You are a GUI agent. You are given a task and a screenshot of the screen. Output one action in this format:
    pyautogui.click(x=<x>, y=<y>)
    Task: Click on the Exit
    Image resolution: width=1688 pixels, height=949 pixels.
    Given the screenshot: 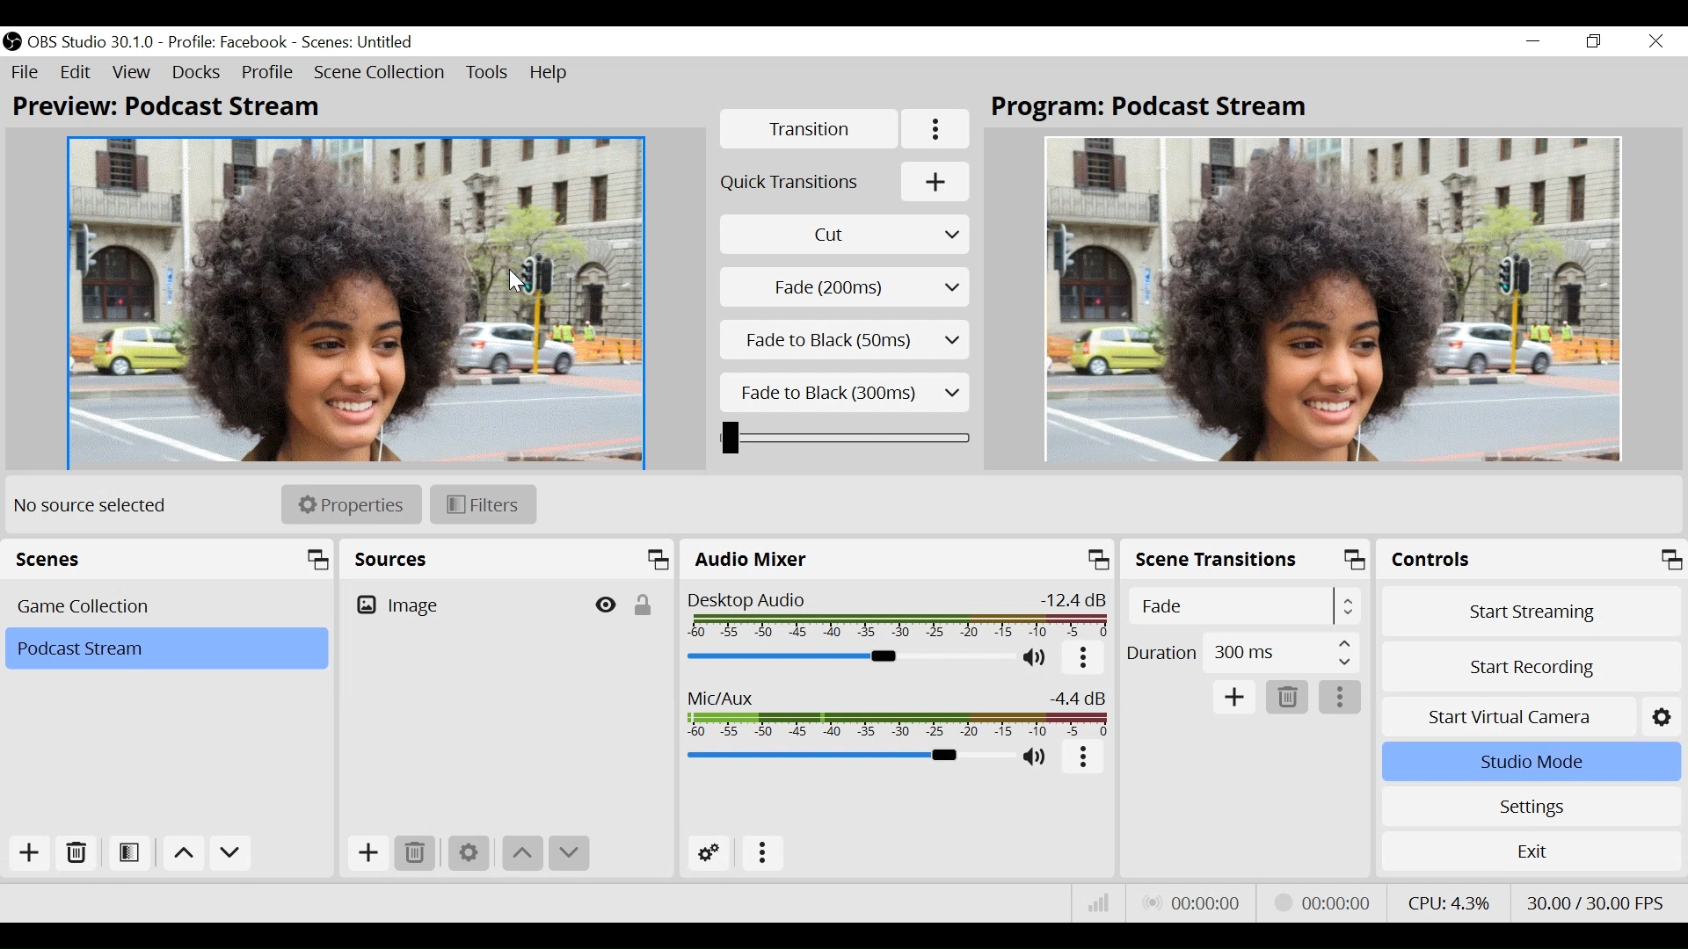 What is the action you would take?
    pyautogui.click(x=1532, y=850)
    